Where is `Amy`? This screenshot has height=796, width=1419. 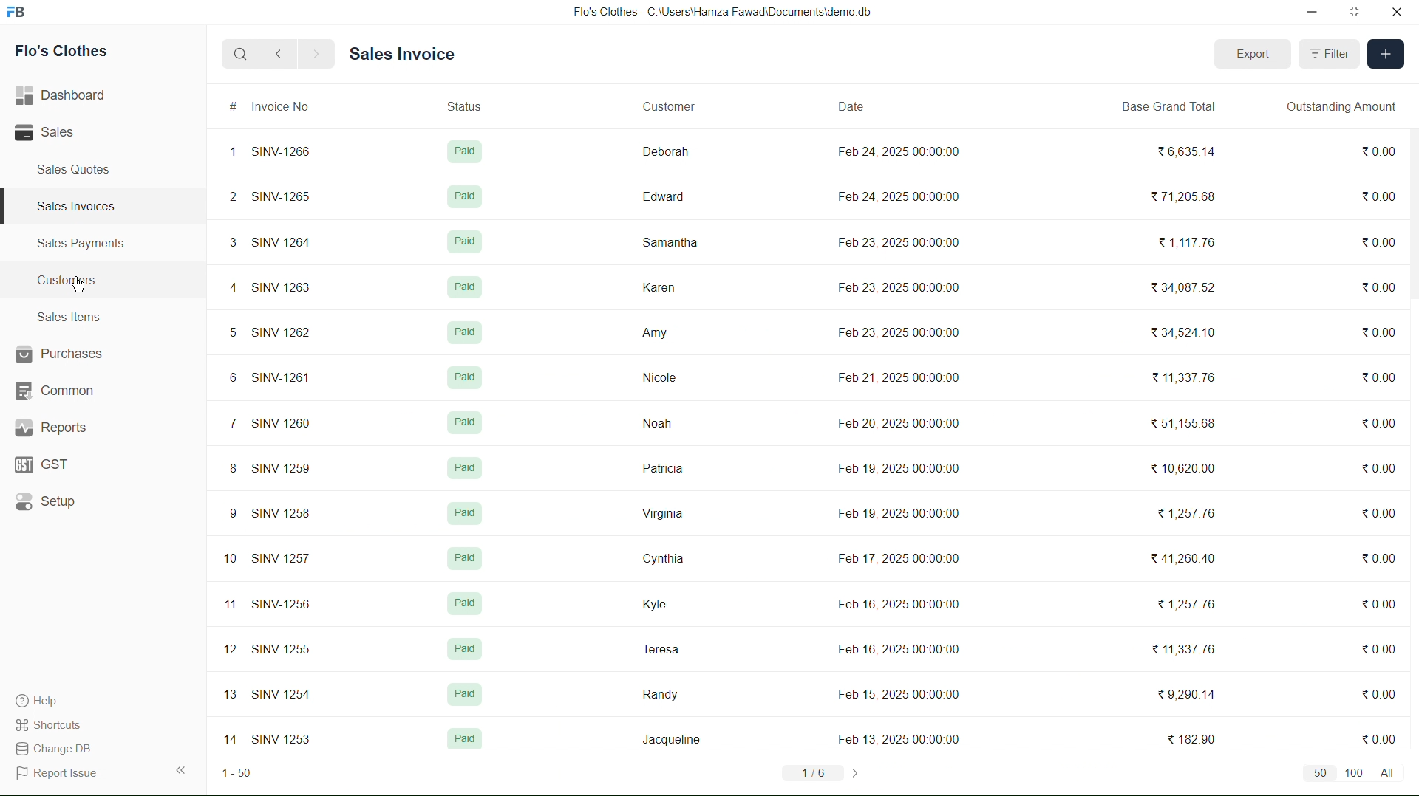
Amy is located at coordinates (653, 332).